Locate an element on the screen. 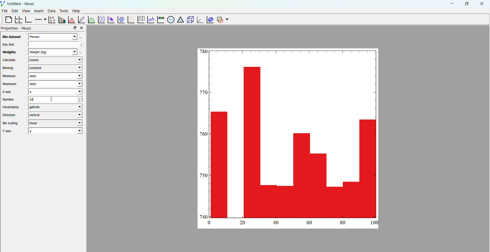 Image resolution: width=490 pixels, height=252 pixels. counts is located at coordinates (55, 60).